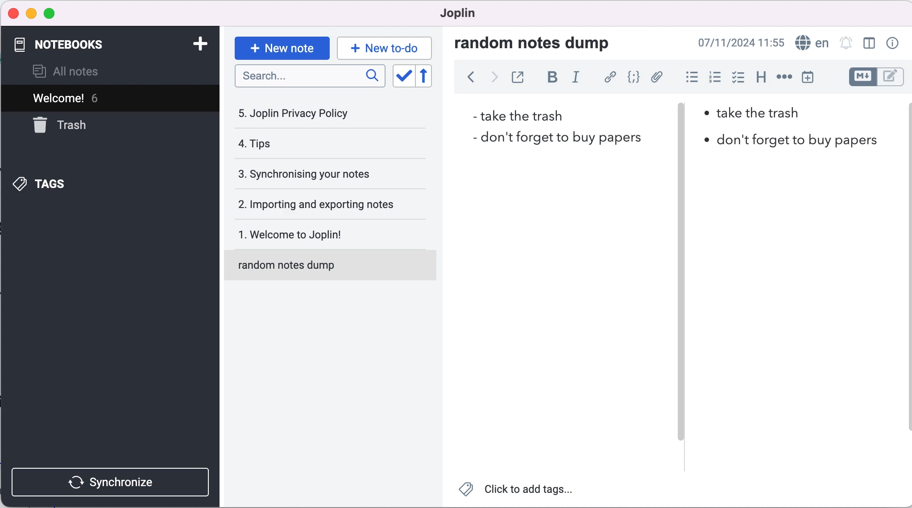 This screenshot has height=508, width=912. What do you see at coordinates (195, 46) in the screenshot?
I see `add notebook` at bounding box center [195, 46].